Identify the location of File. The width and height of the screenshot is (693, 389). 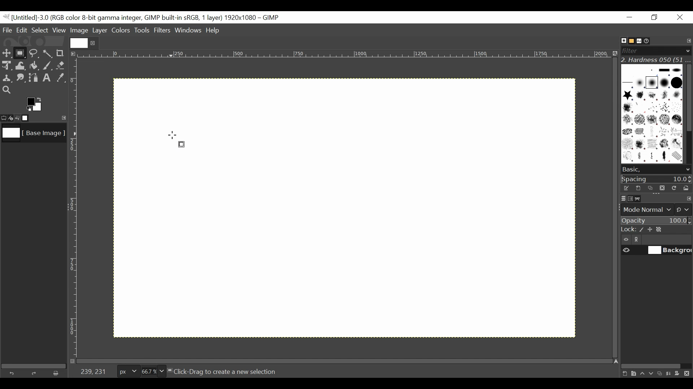
(8, 30).